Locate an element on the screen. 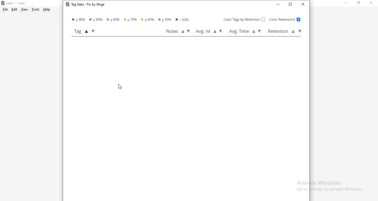 The height and width of the screenshot is (201, 378). file is located at coordinates (6, 9).